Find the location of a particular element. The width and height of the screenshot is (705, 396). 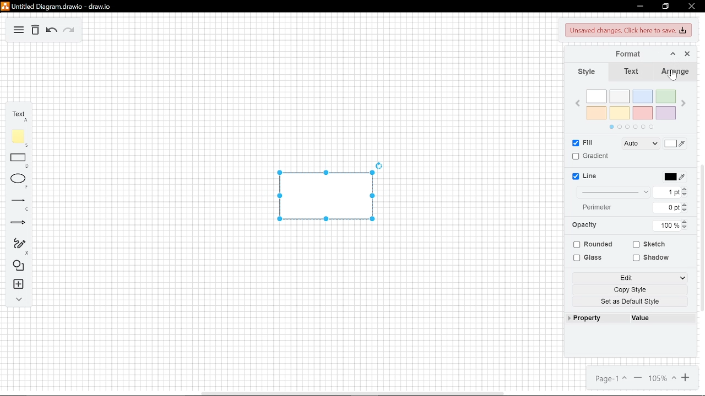

restore down is located at coordinates (664, 7).